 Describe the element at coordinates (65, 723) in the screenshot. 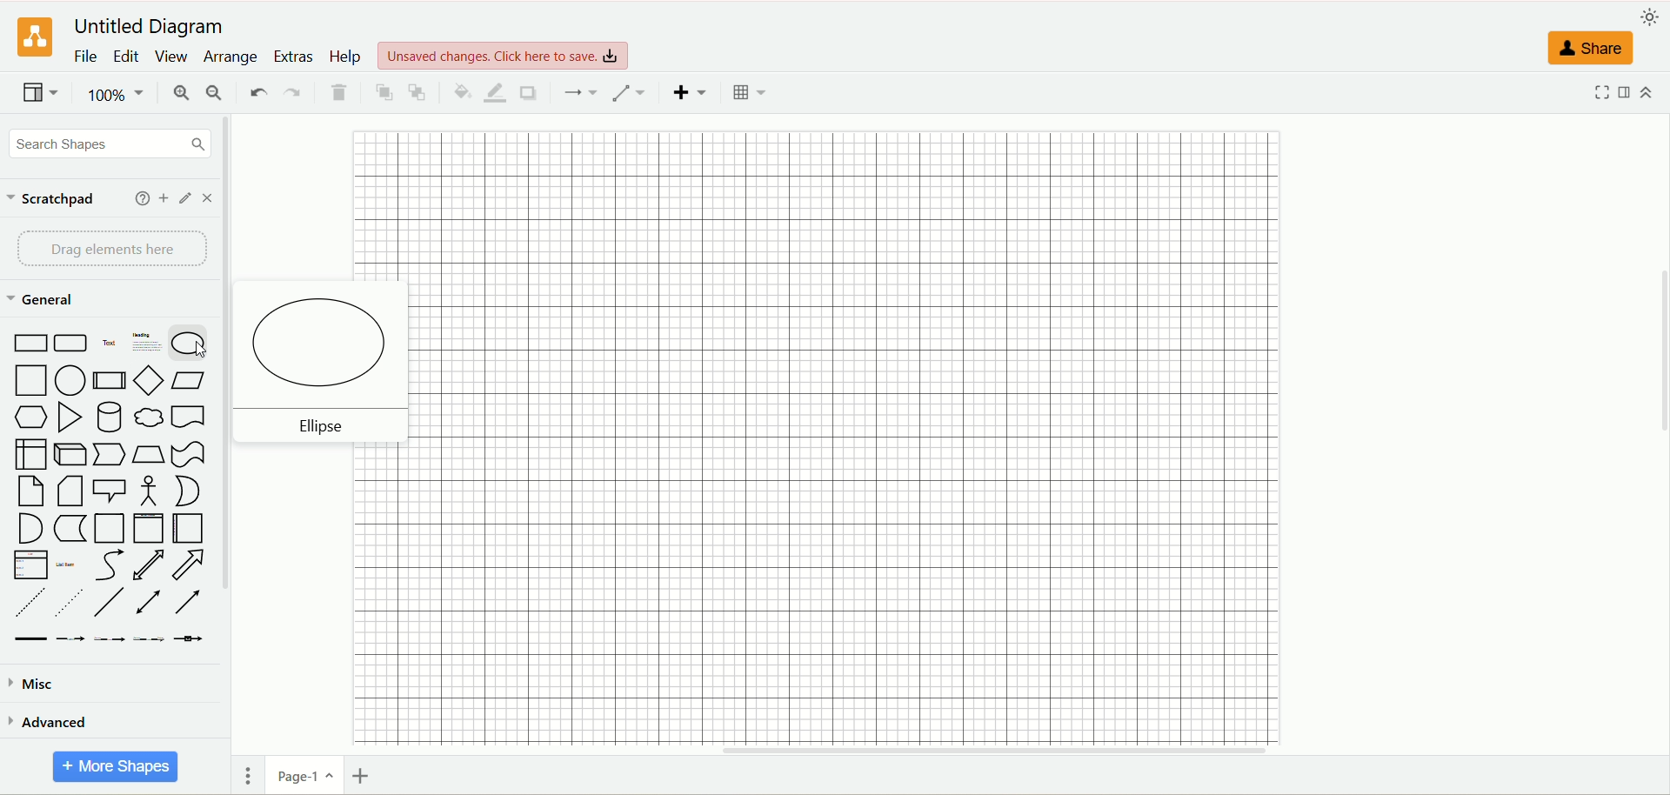

I see `advanced` at that location.